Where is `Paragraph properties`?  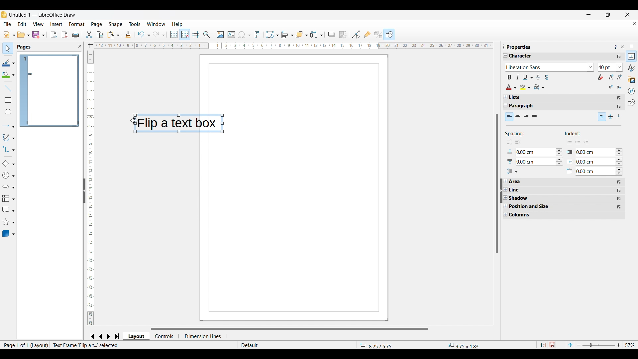
Paragraph properties is located at coordinates (525, 106).